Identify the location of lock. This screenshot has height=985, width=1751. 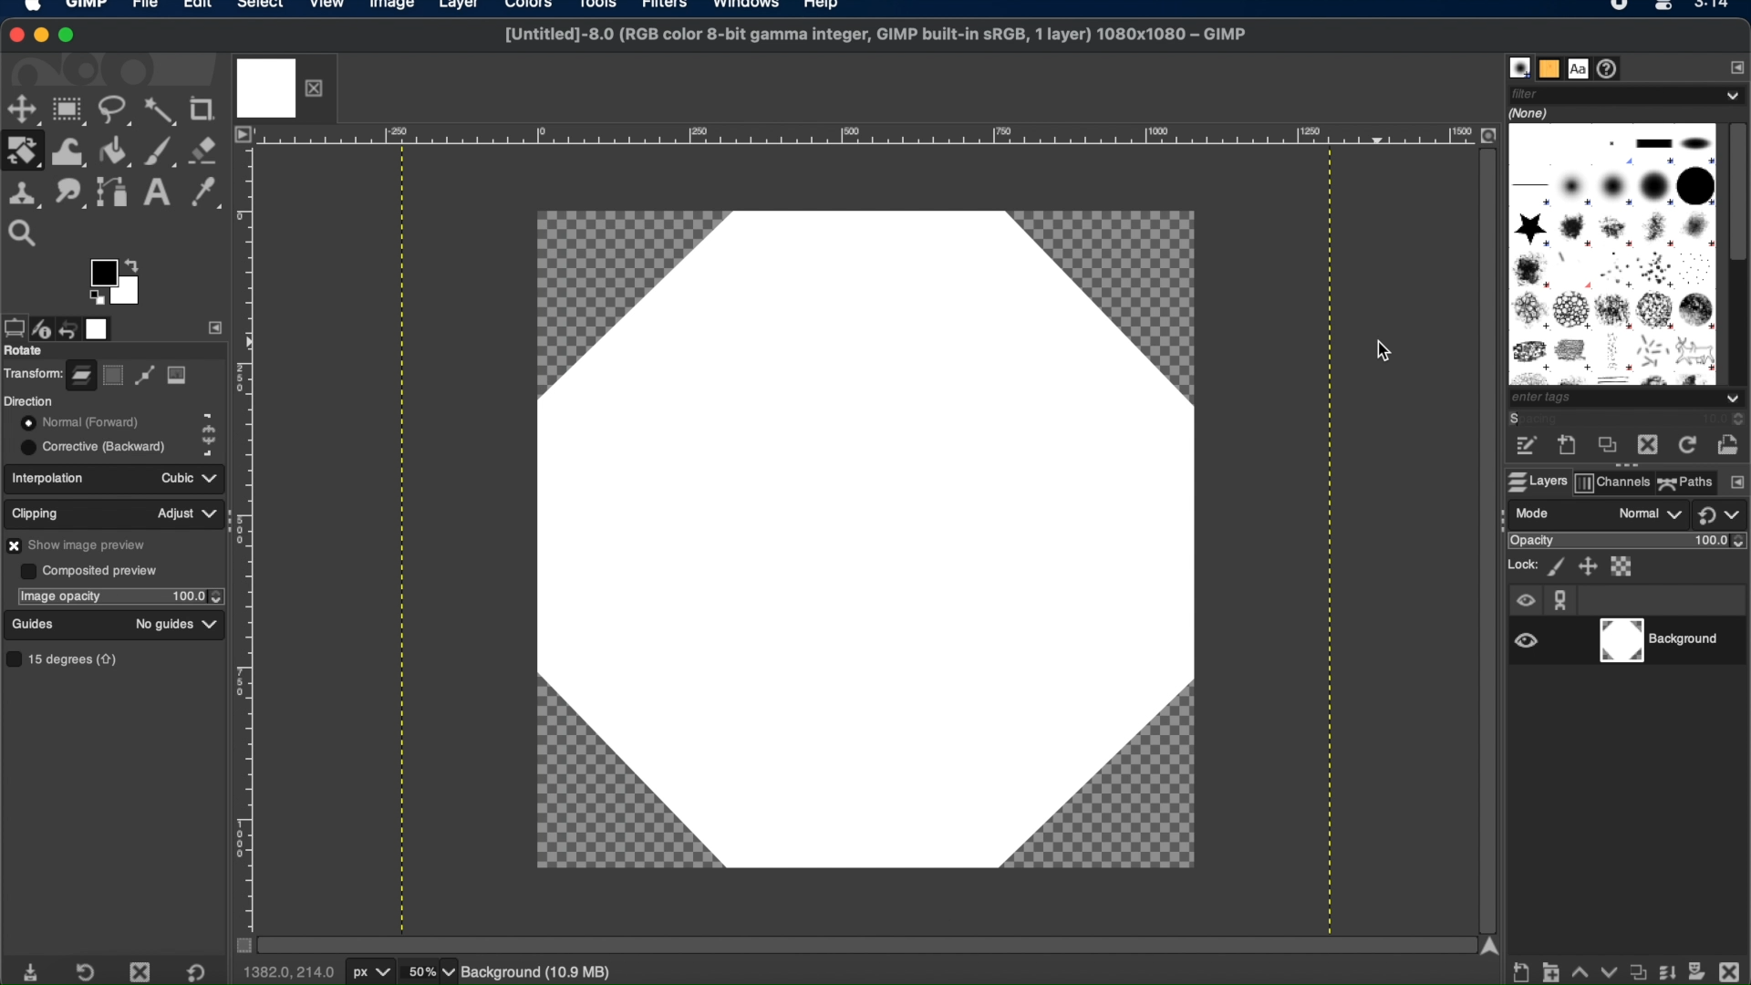
(1520, 565).